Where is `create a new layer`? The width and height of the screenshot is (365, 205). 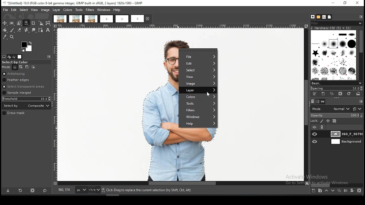 create a new layer is located at coordinates (314, 190).